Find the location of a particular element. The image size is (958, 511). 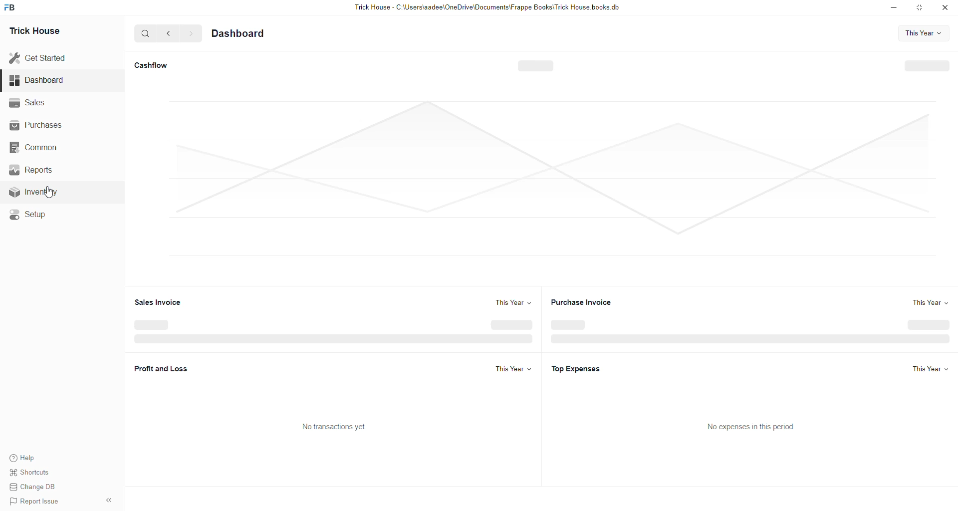

This year is located at coordinates (927, 33).